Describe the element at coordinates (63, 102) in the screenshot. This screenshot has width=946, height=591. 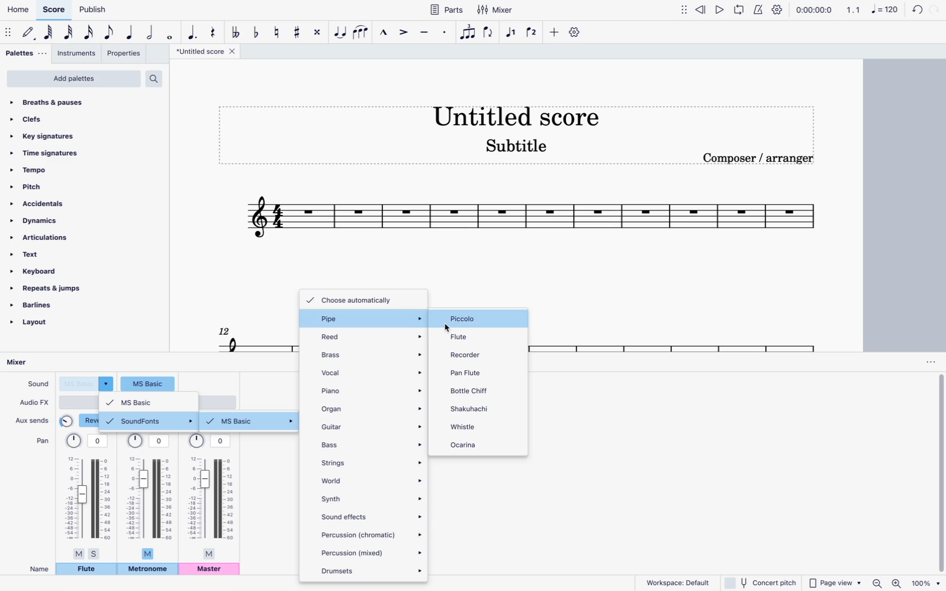
I see `breaths & pauses` at that location.